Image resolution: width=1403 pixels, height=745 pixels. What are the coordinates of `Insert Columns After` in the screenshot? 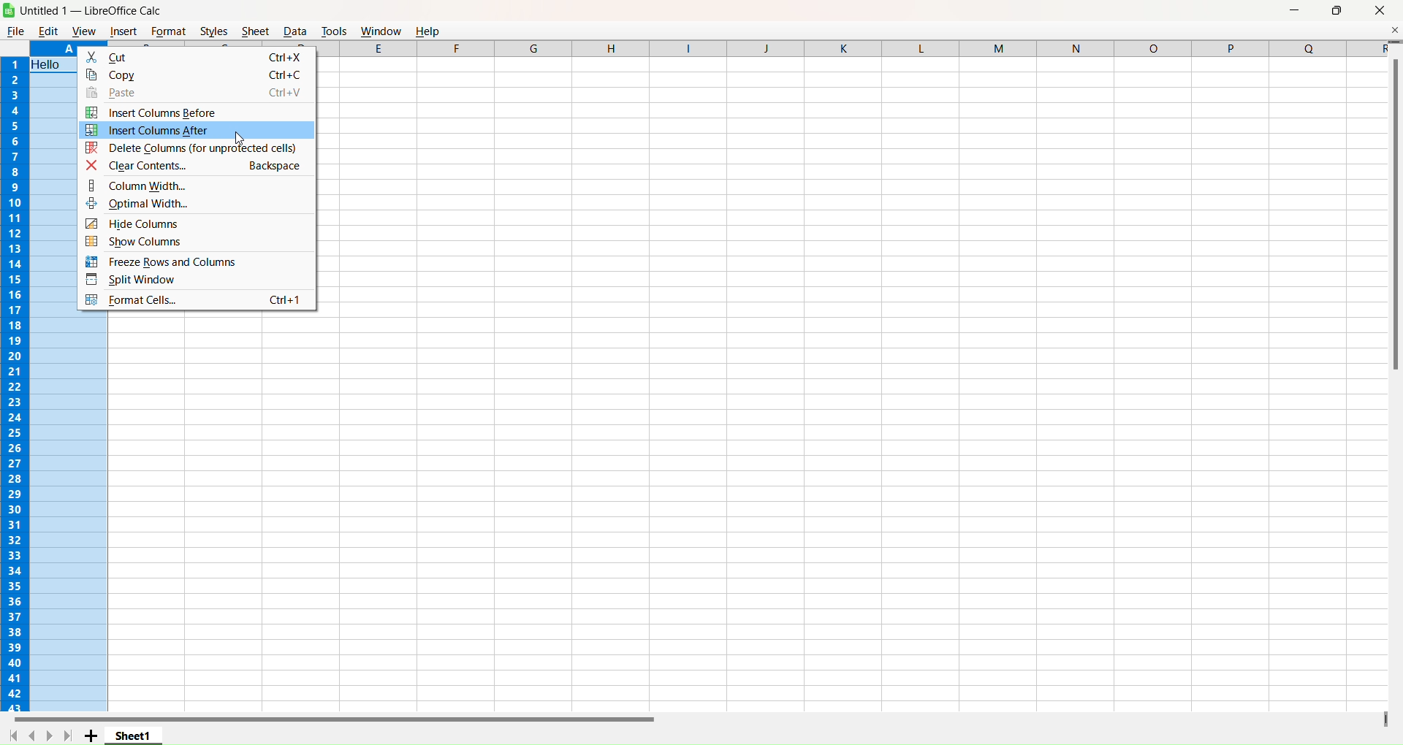 It's located at (195, 130).